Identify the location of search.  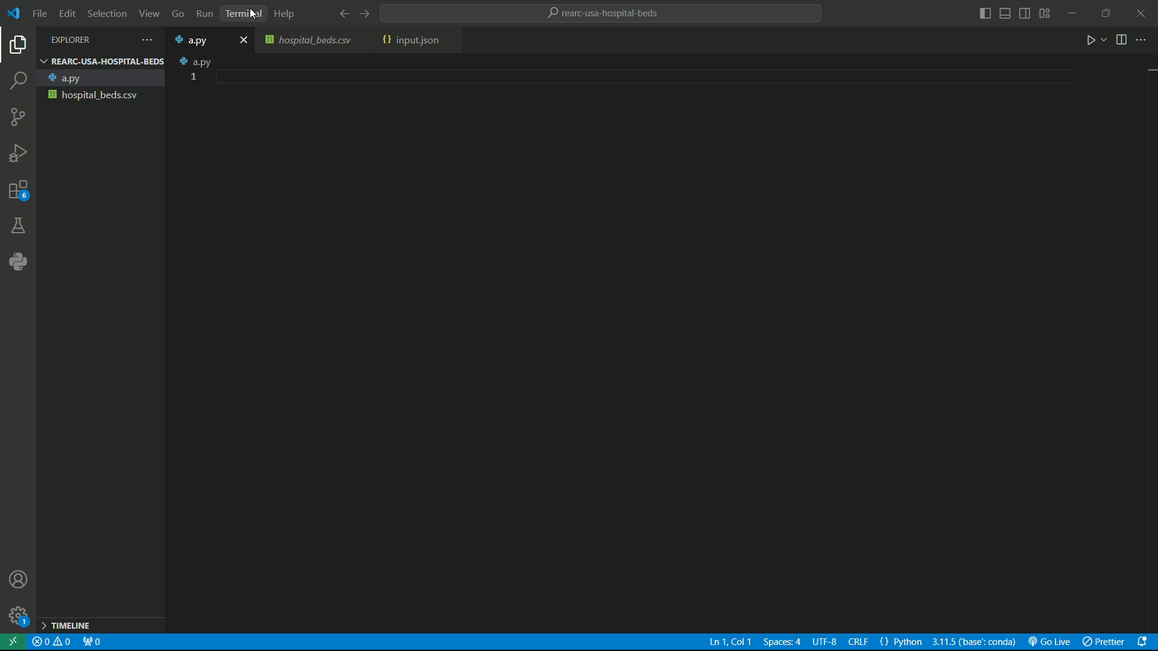
(18, 80).